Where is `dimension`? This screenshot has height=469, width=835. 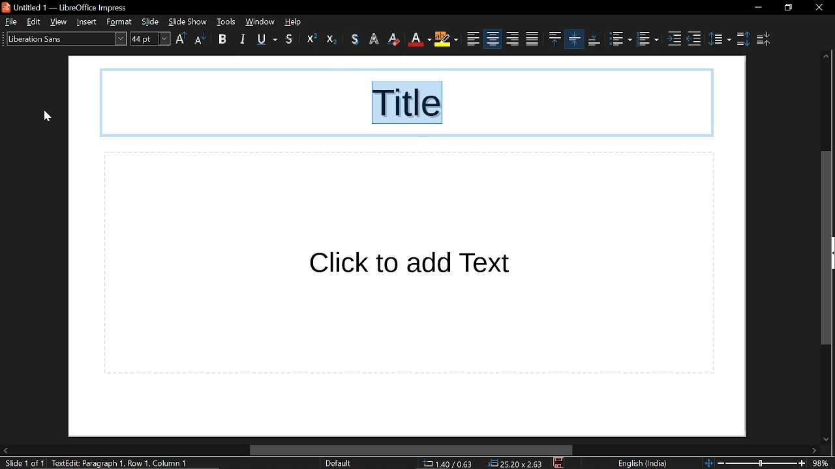
dimension is located at coordinates (516, 464).